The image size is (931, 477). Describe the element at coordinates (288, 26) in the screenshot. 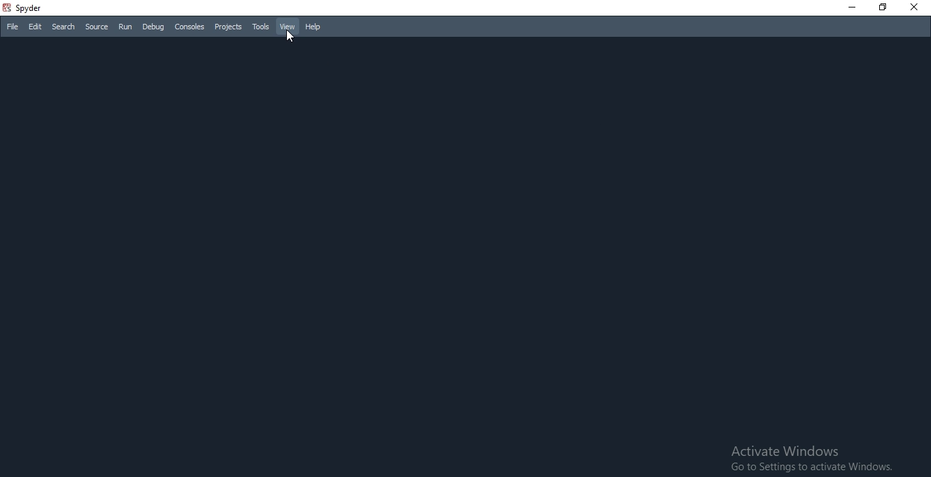

I see `View` at that location.